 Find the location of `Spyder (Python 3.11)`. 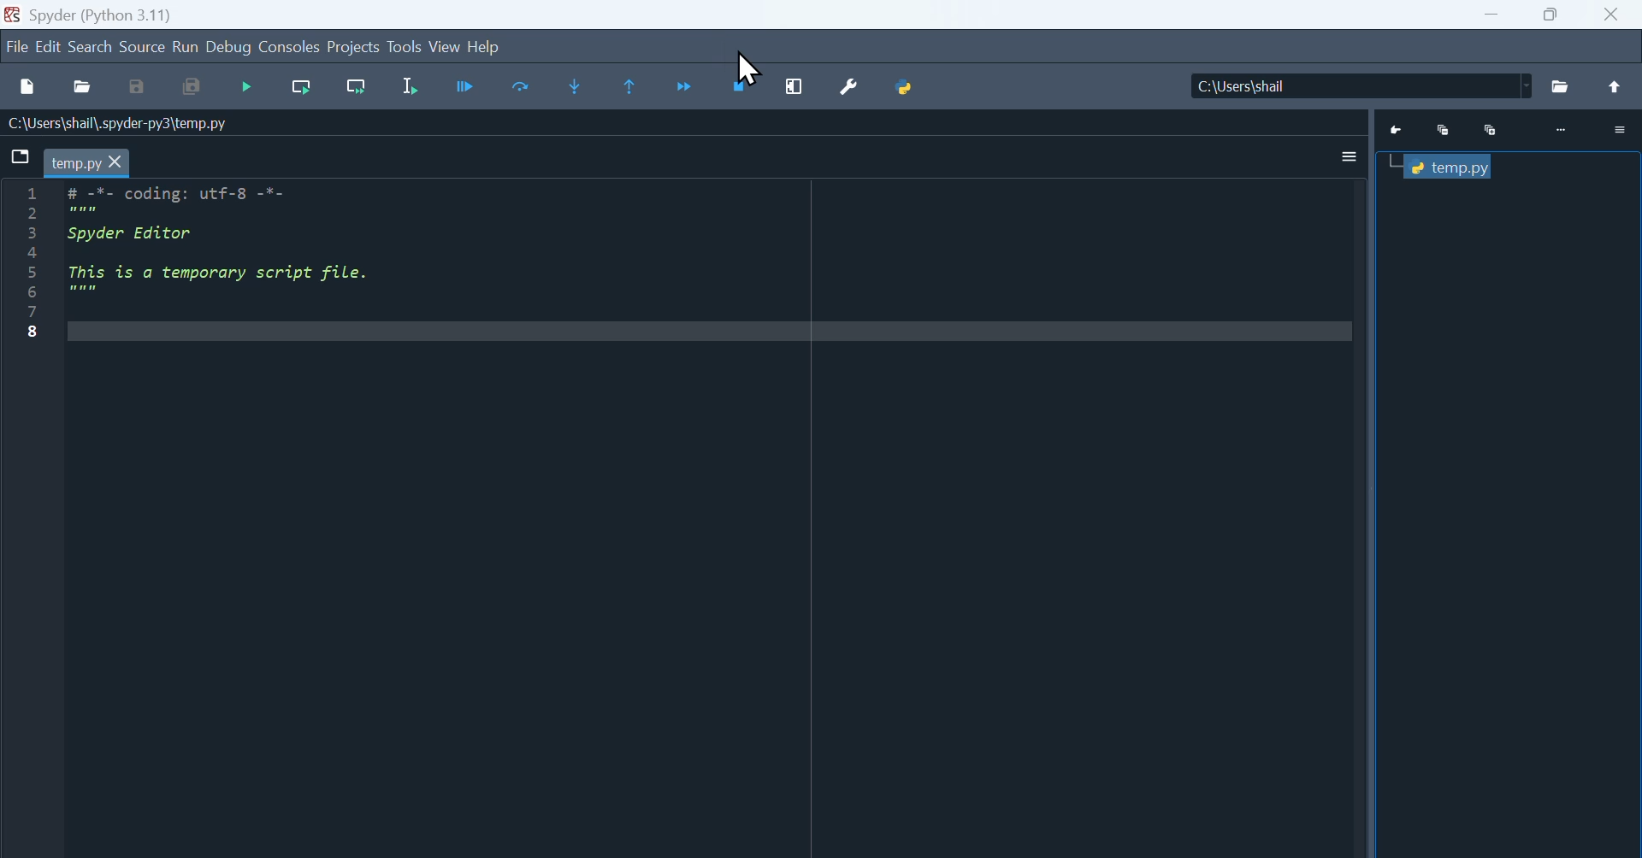

Spyder (Python 3.11) is located at coordinates (102, 15).